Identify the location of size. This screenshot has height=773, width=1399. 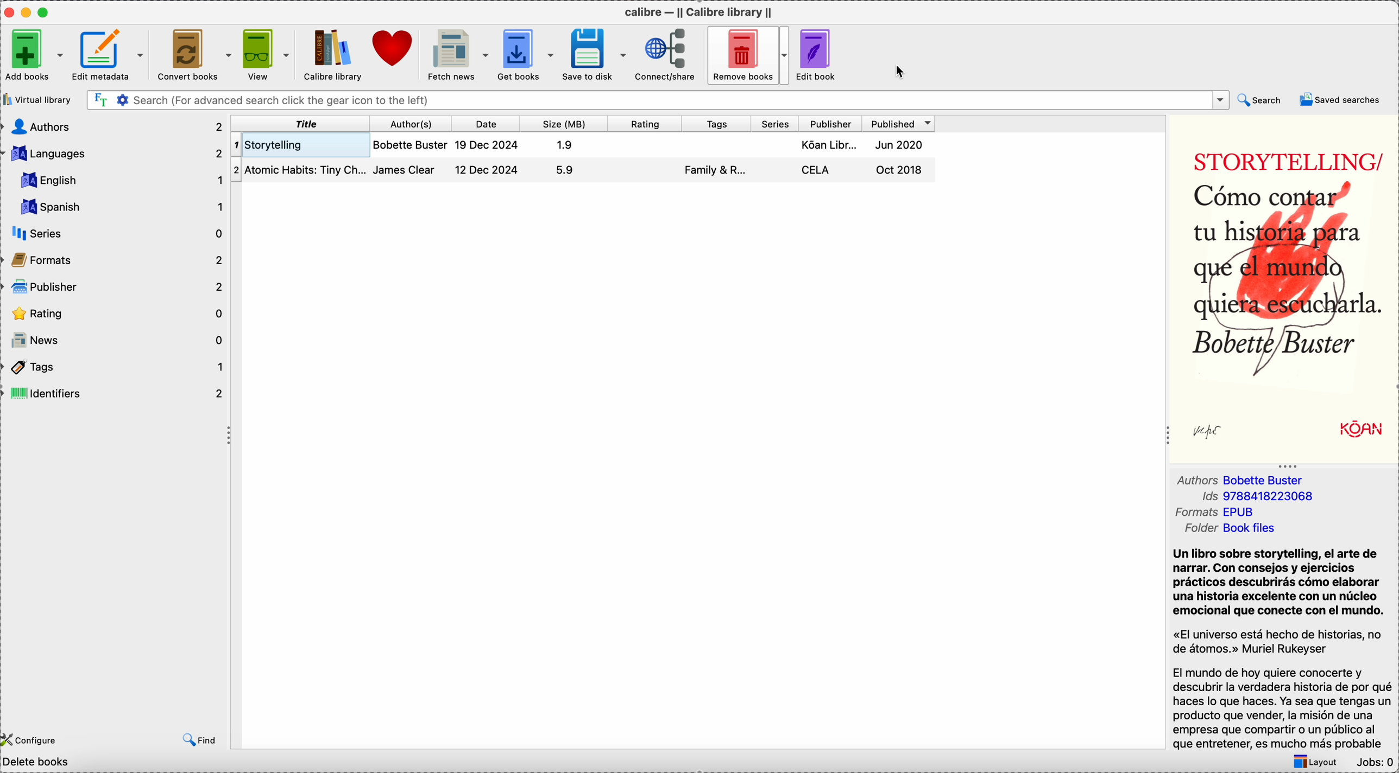
(563, 124).